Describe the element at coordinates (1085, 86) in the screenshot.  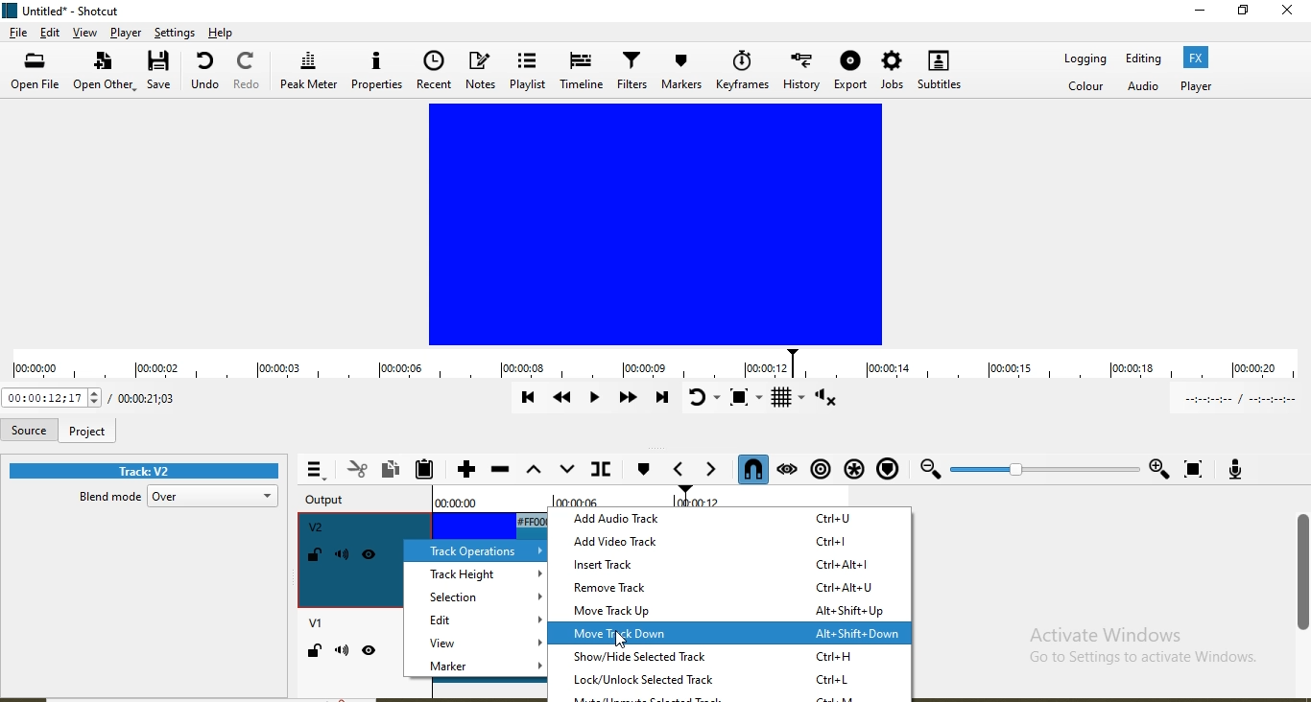
I see `Color` at that location.